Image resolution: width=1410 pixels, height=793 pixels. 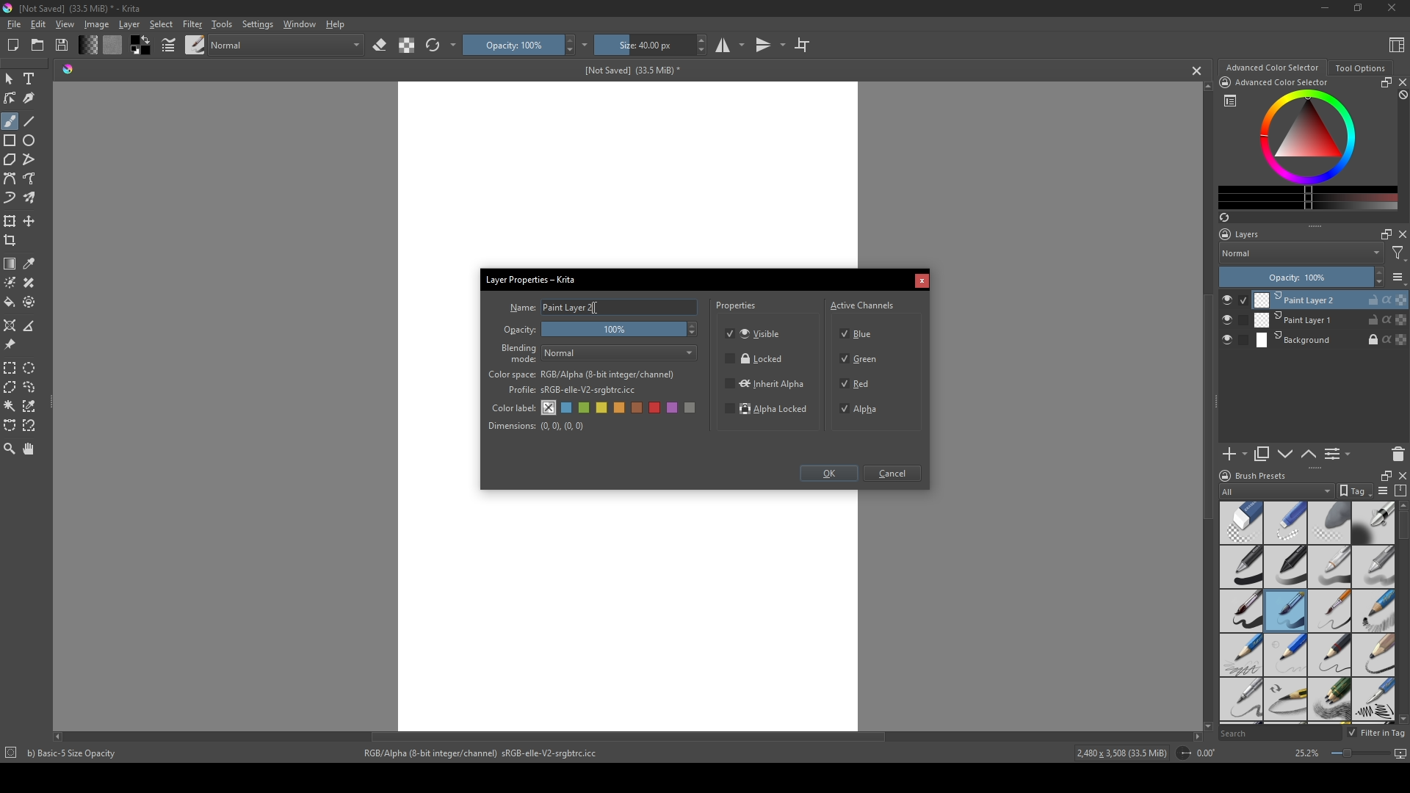 What do you see at coordinates (857, 383) in the screenshot?
I see `Red` at bounding box center [857, 383].